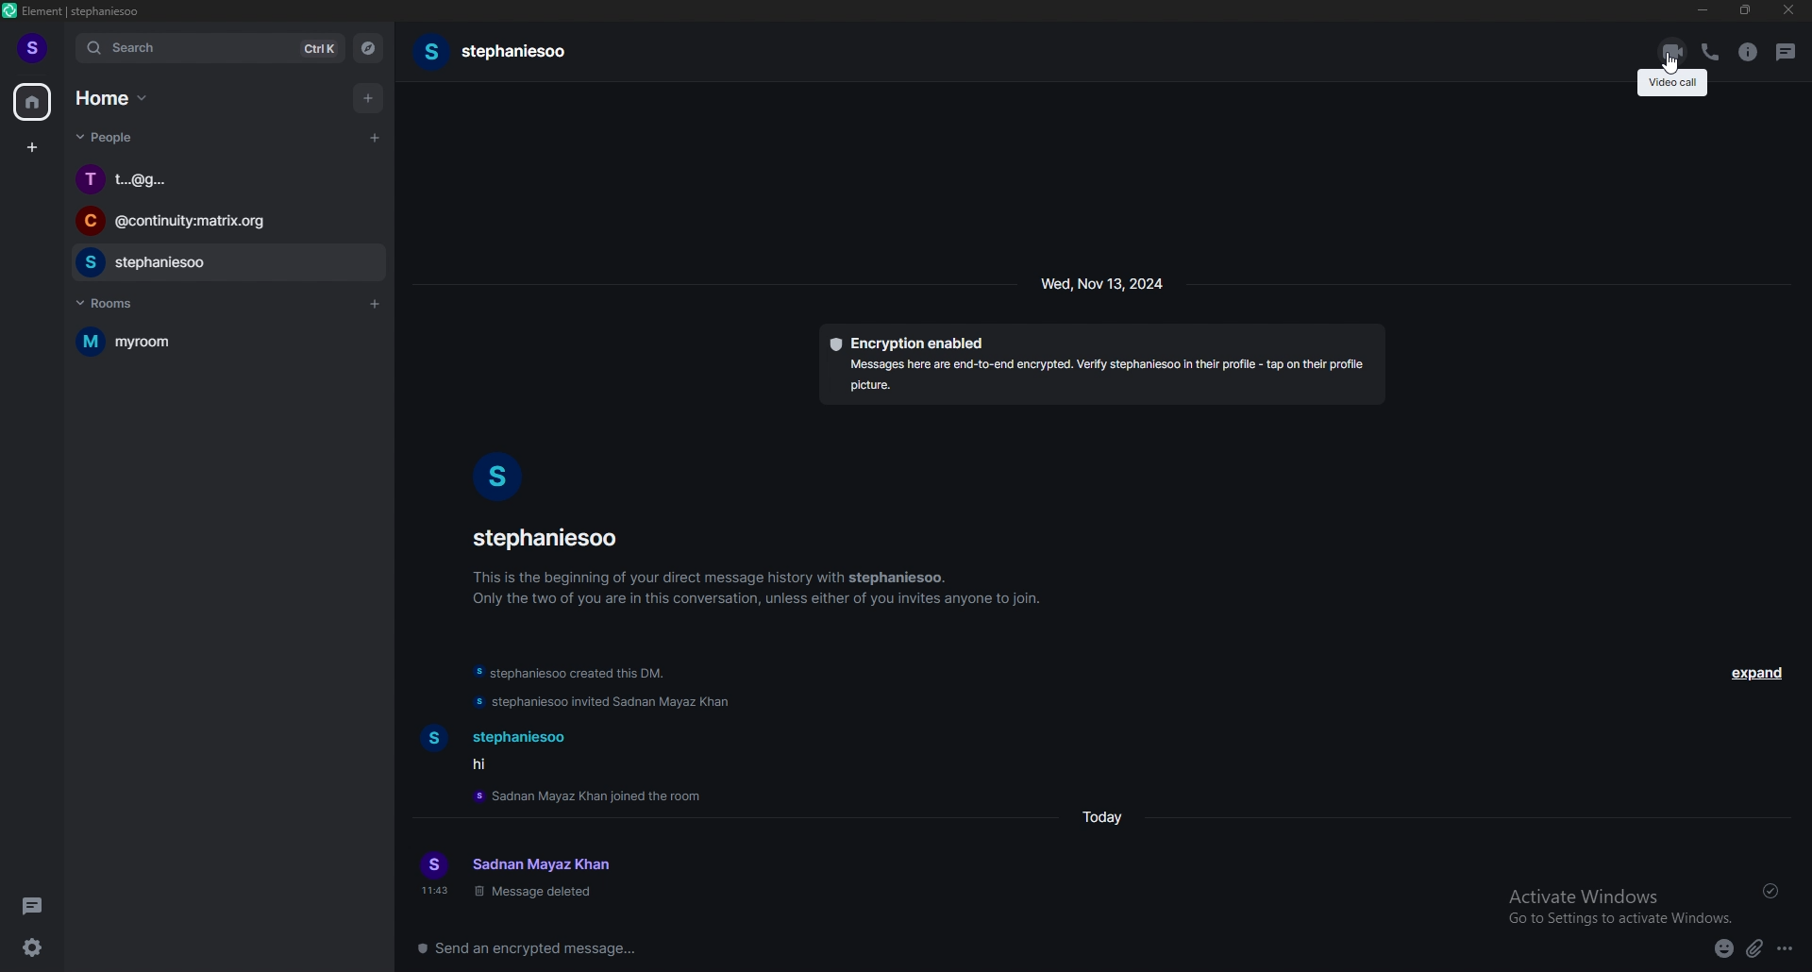  I want to click on add room, so click(377, 304).